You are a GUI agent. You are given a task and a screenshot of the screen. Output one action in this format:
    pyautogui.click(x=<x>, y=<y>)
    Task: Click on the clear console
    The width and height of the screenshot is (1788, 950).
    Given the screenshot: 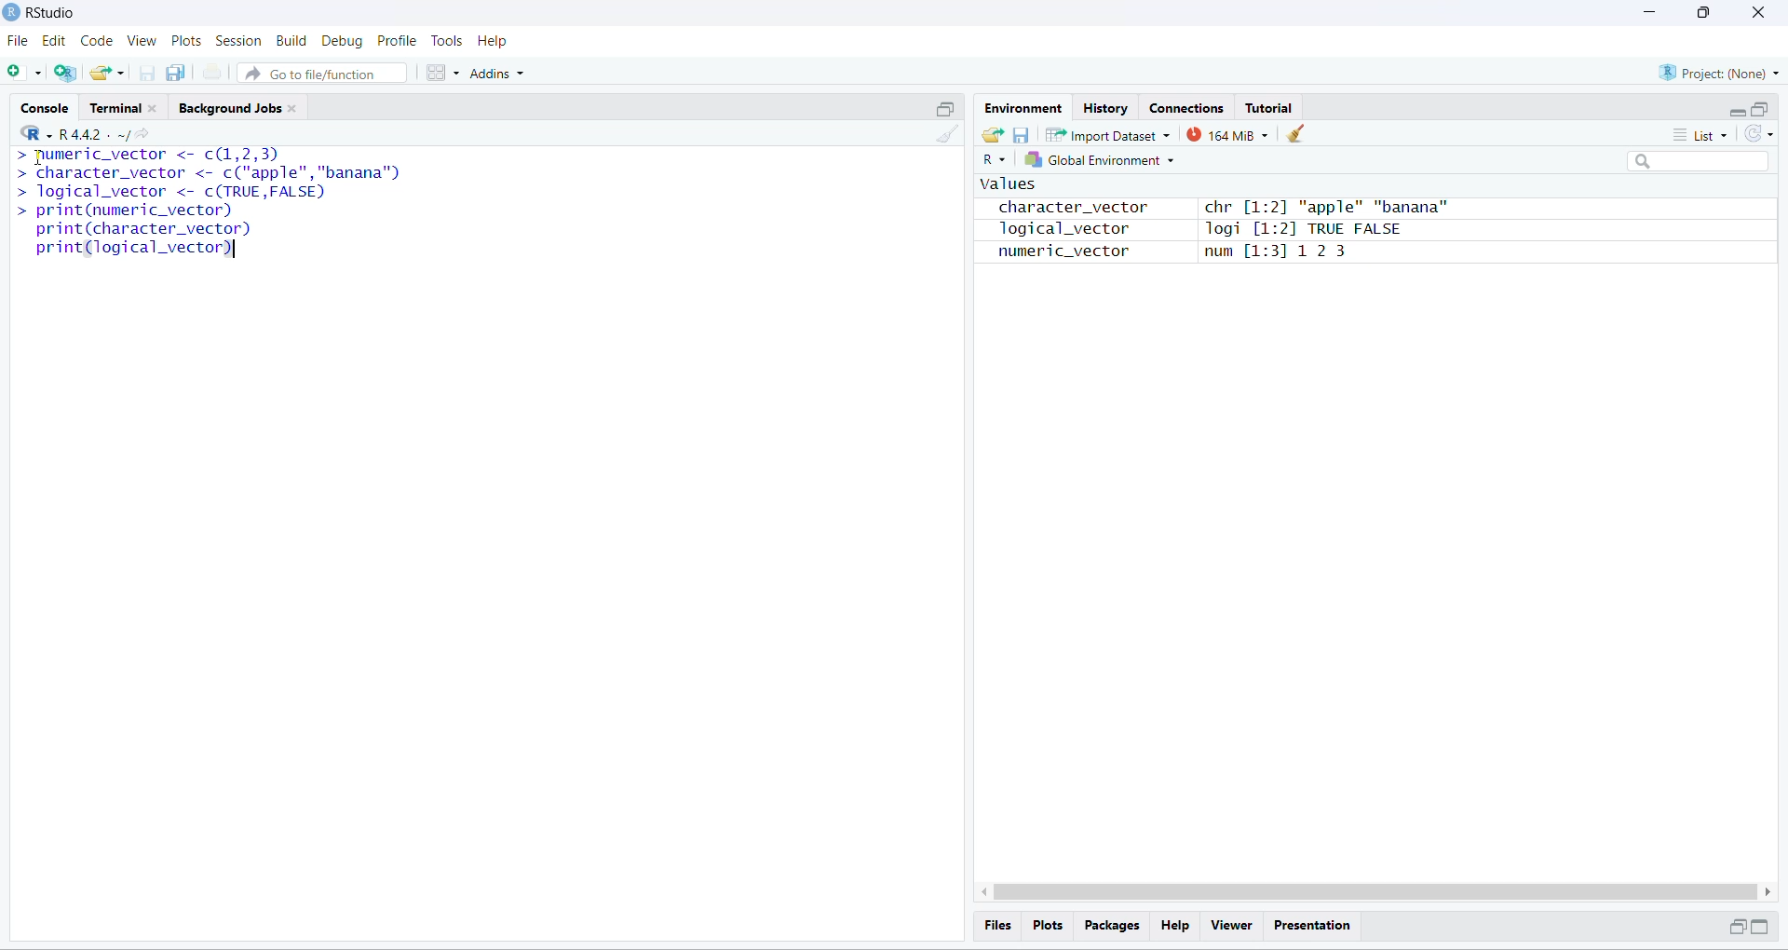 What is the action you would take?
    pyautogui.click(x=951, y=135)
    